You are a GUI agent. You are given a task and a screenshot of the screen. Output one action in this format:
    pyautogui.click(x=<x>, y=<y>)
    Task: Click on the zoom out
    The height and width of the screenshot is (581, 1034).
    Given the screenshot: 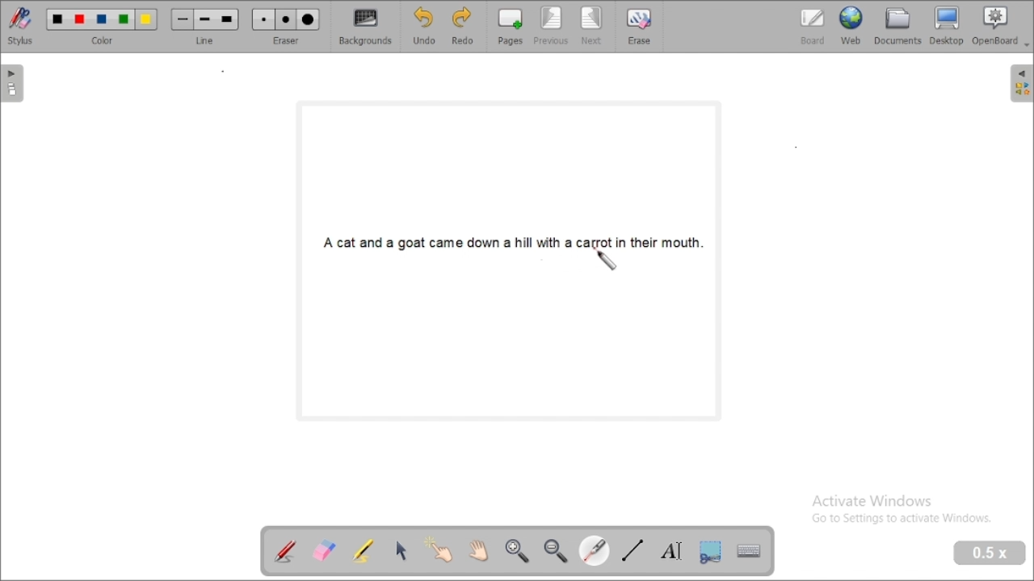 What is the action you would take?
    pyautogui.click(x=556, y=552)
    